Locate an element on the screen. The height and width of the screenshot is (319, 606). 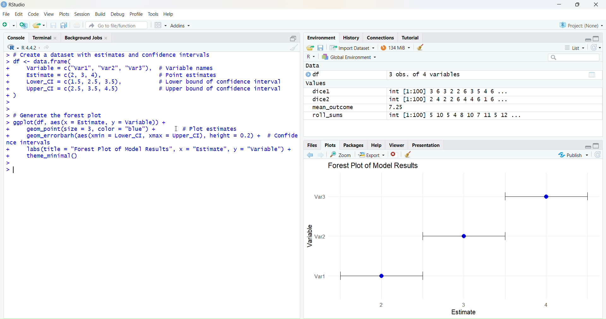
Build is located at coordinates (100, 14).